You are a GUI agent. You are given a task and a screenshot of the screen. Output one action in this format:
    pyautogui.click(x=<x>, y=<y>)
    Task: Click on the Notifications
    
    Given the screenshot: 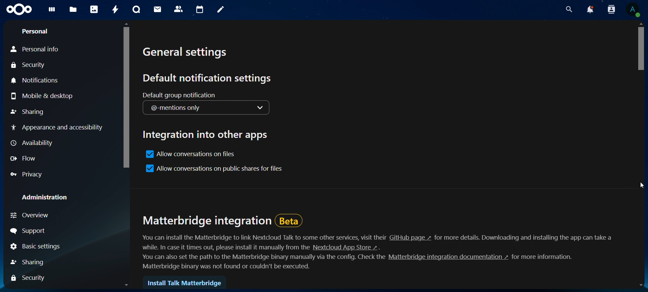 What is the action you would take?
    pyautogui.click(x=56, y=81)
    